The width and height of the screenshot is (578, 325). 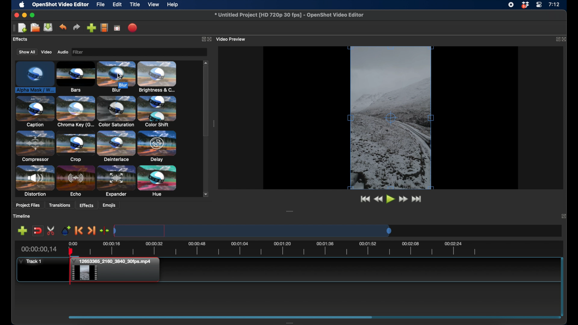 I want to click on video preview, so click(x=391, y=118).